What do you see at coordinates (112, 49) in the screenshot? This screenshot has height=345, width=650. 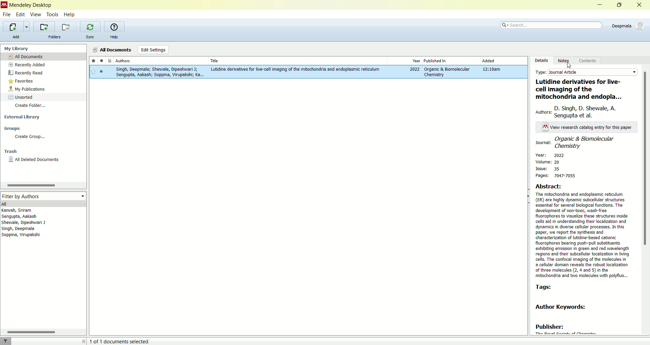 I see `all documnets` at bounding box center [112, 49].